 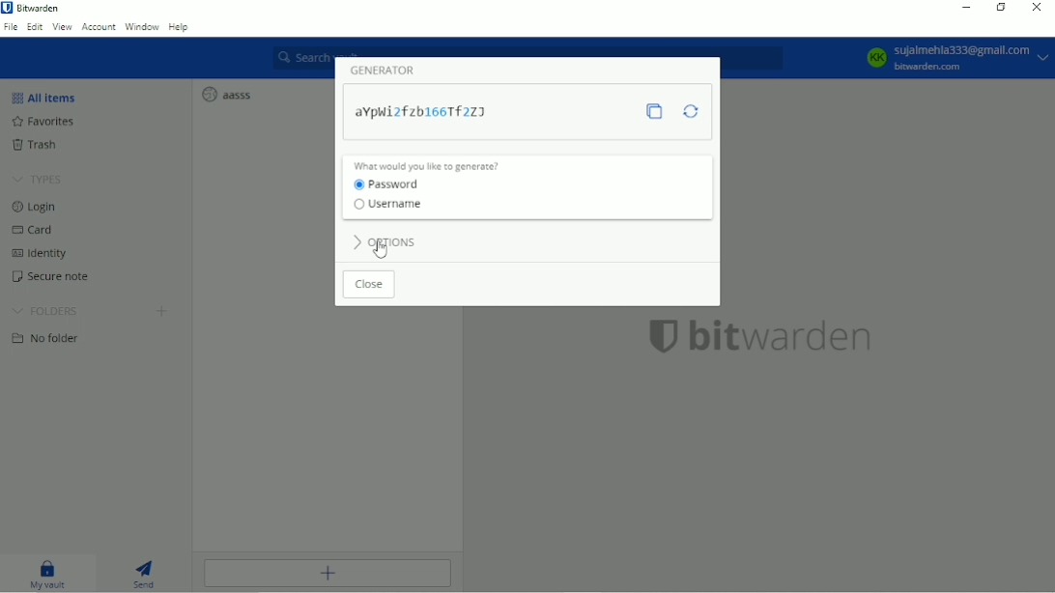 I want to click on Close, so click(x=1037, y=8).